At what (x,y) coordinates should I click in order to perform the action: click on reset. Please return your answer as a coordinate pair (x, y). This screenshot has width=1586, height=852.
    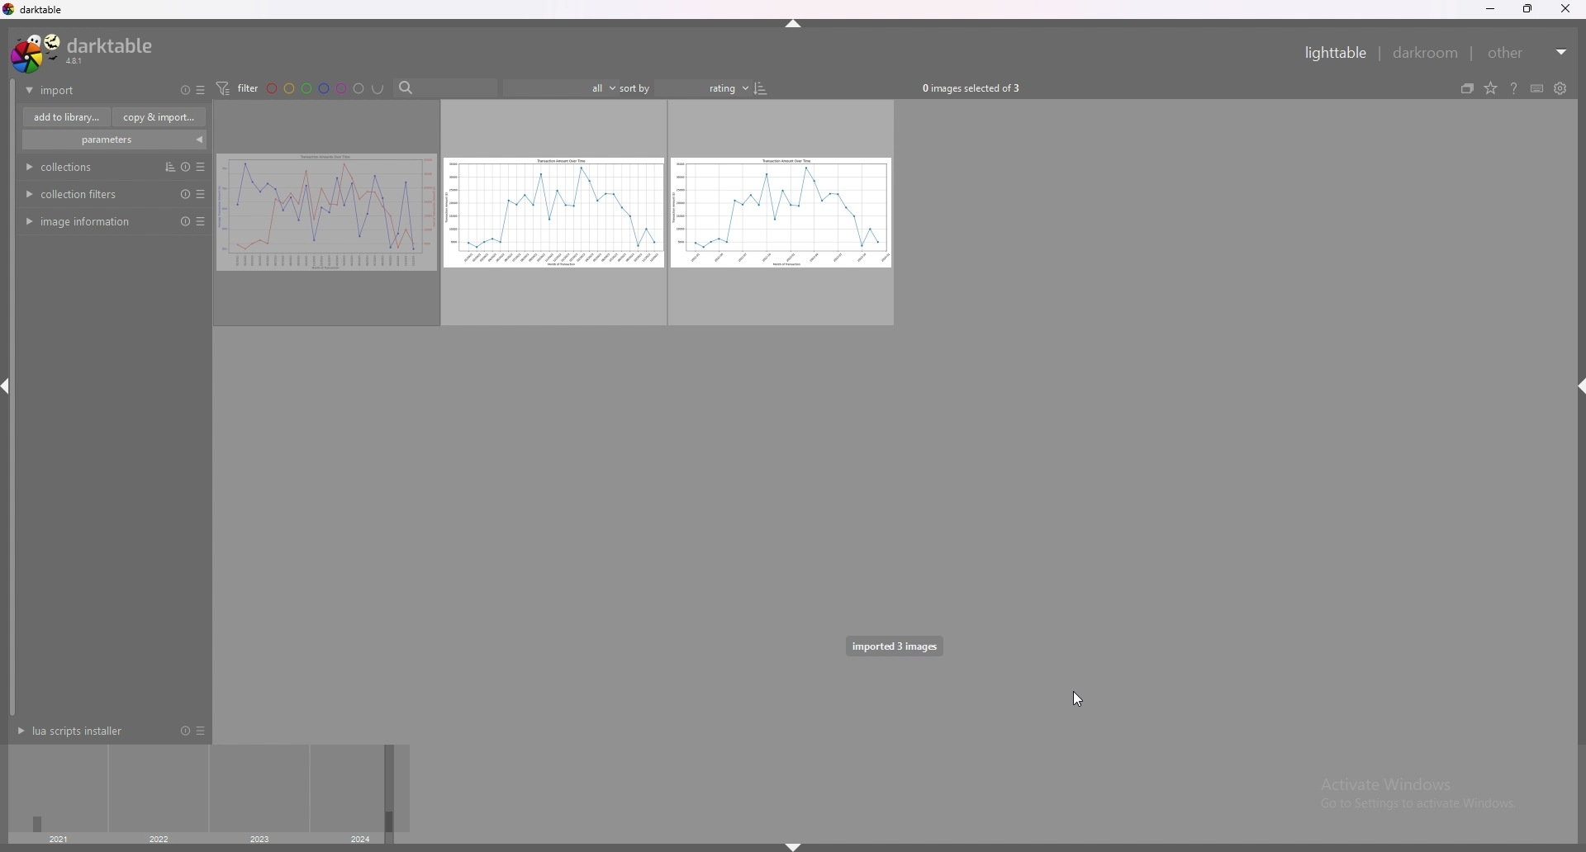
    Looking at the image, I should click on (183, 167).